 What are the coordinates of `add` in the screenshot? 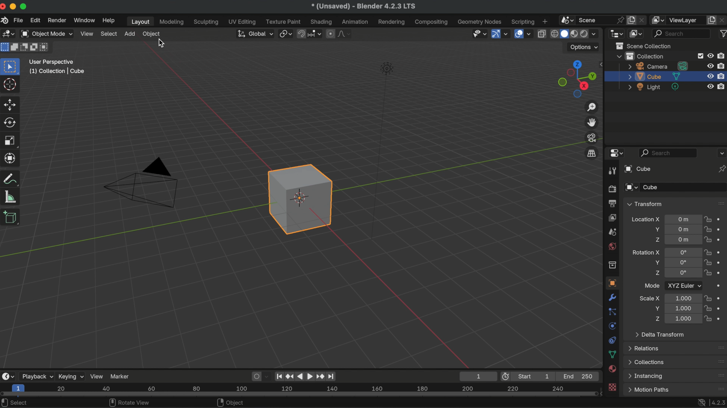 It's located at (129, 34).